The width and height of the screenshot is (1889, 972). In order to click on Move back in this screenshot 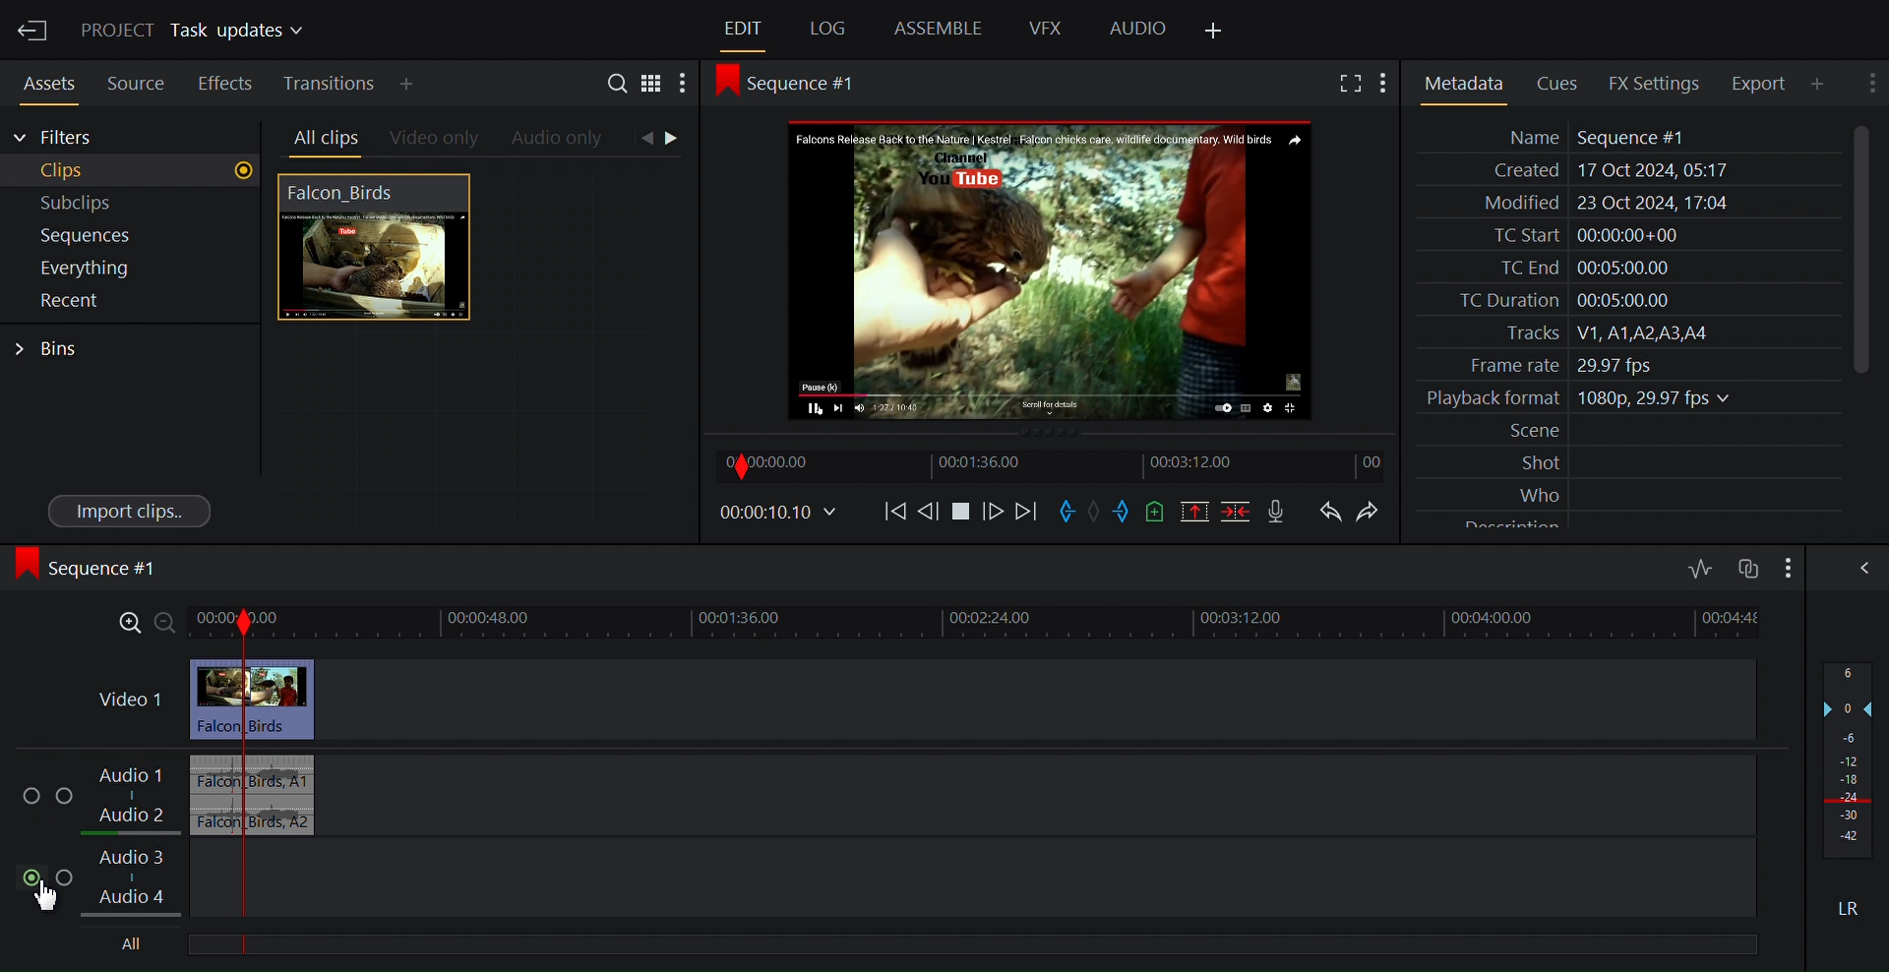, I will do `click(894, 515)`.